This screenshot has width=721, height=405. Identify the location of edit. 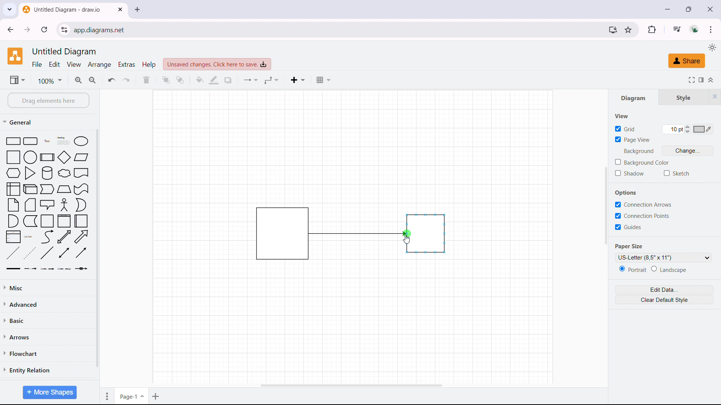
(55, 64).